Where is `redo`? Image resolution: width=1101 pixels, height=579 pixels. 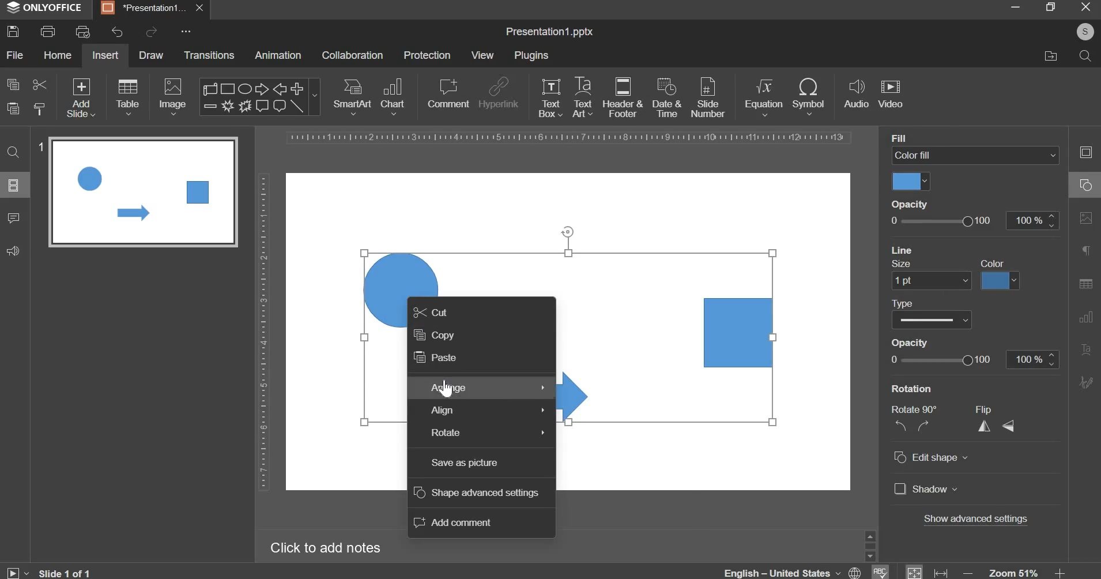 redo is located at coordinates (150, 32).